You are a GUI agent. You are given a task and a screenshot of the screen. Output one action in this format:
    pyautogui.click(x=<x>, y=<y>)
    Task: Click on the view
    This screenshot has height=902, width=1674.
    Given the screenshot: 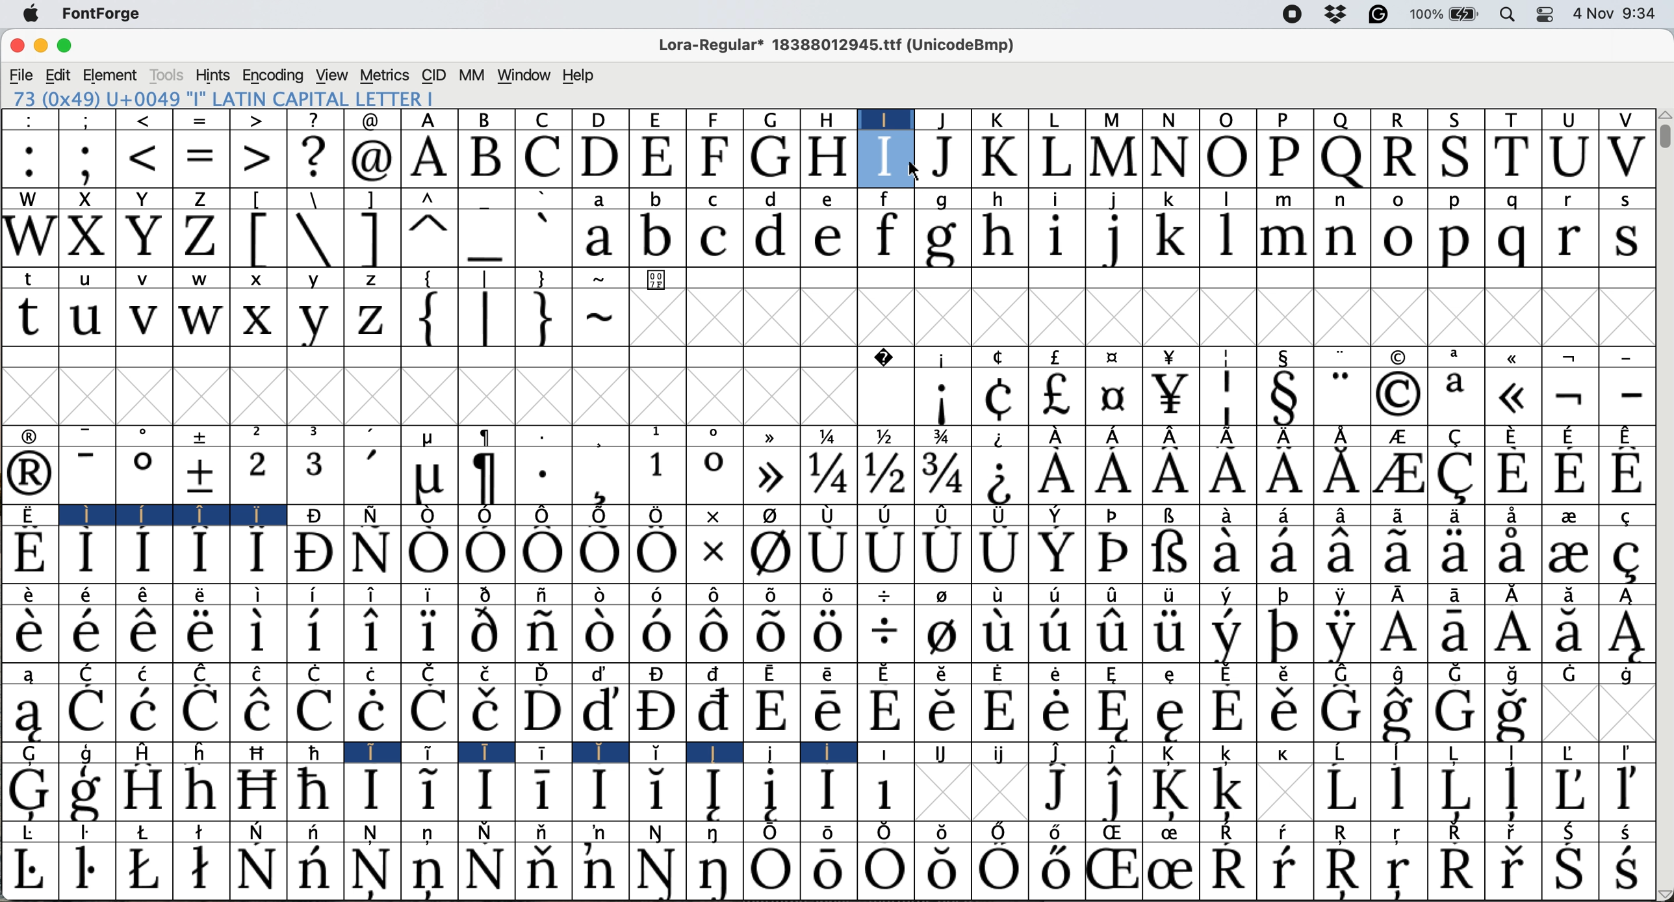 What is the action you would take?
    pyautogui.click(x=333, y=74)
    